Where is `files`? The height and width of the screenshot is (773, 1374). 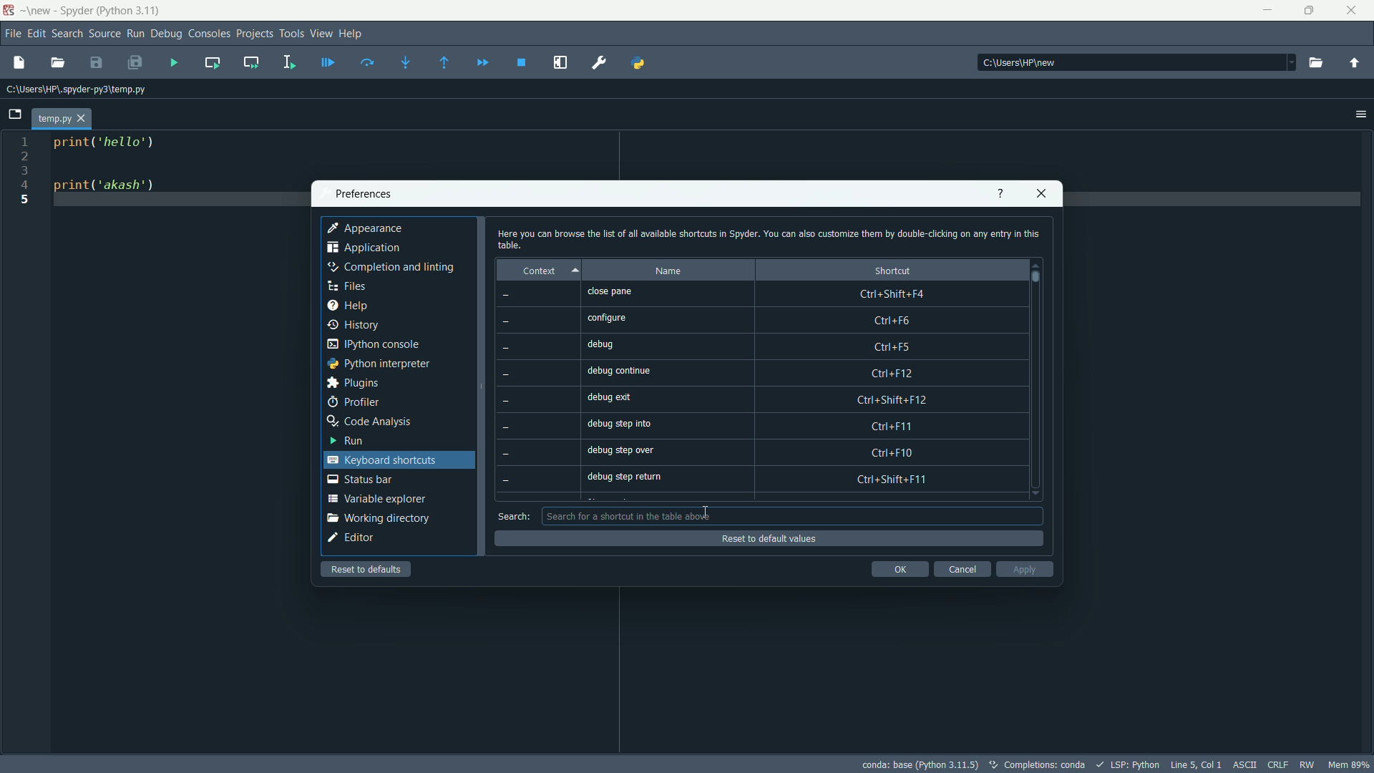 files is located at coordinates (349, 286).